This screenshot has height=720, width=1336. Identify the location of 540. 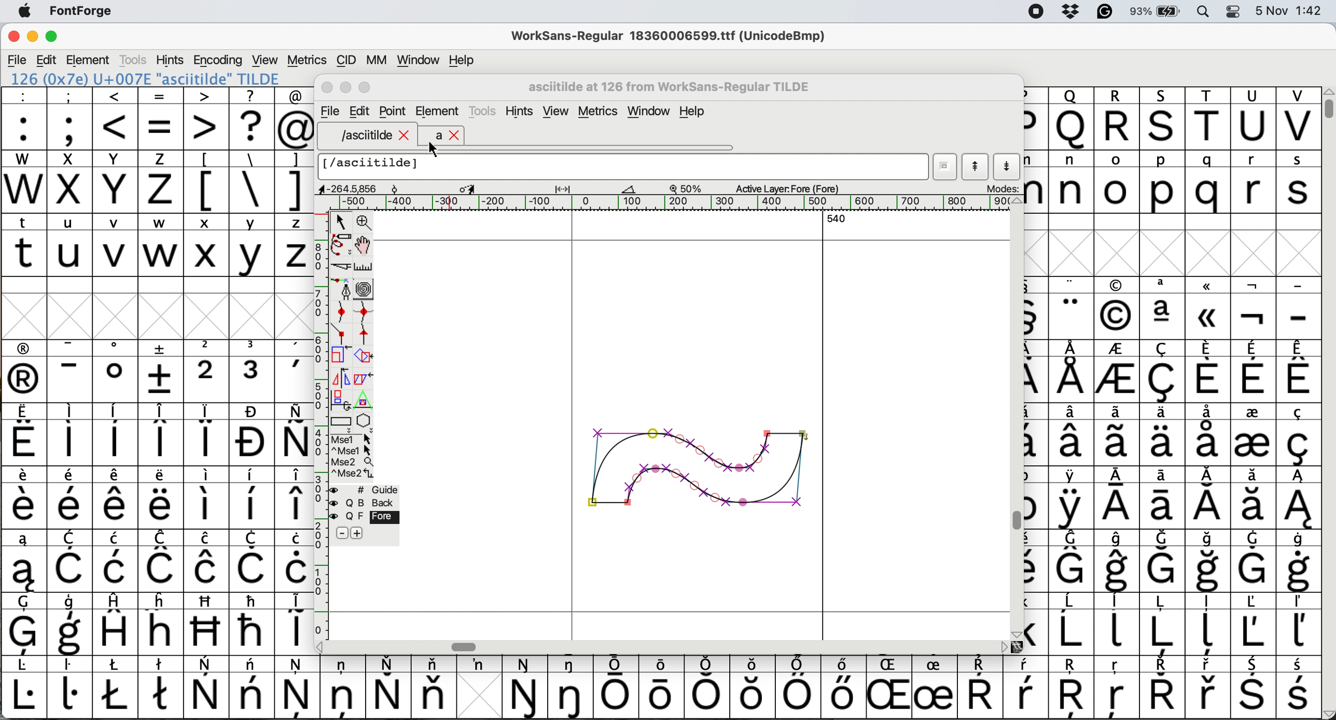
(837, 220).